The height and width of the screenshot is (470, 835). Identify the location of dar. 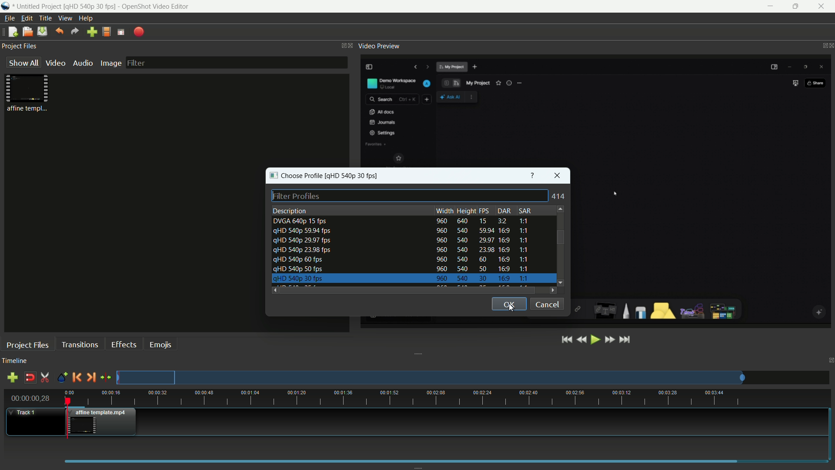
(504, 211).